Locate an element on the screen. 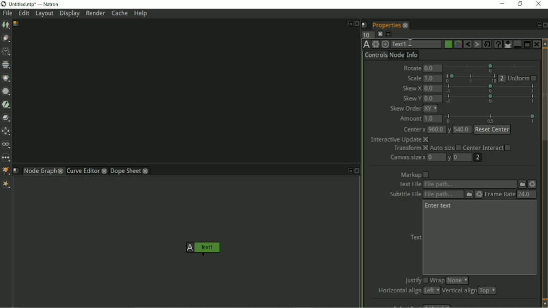  Skew X is located at coordinates (412, 89).